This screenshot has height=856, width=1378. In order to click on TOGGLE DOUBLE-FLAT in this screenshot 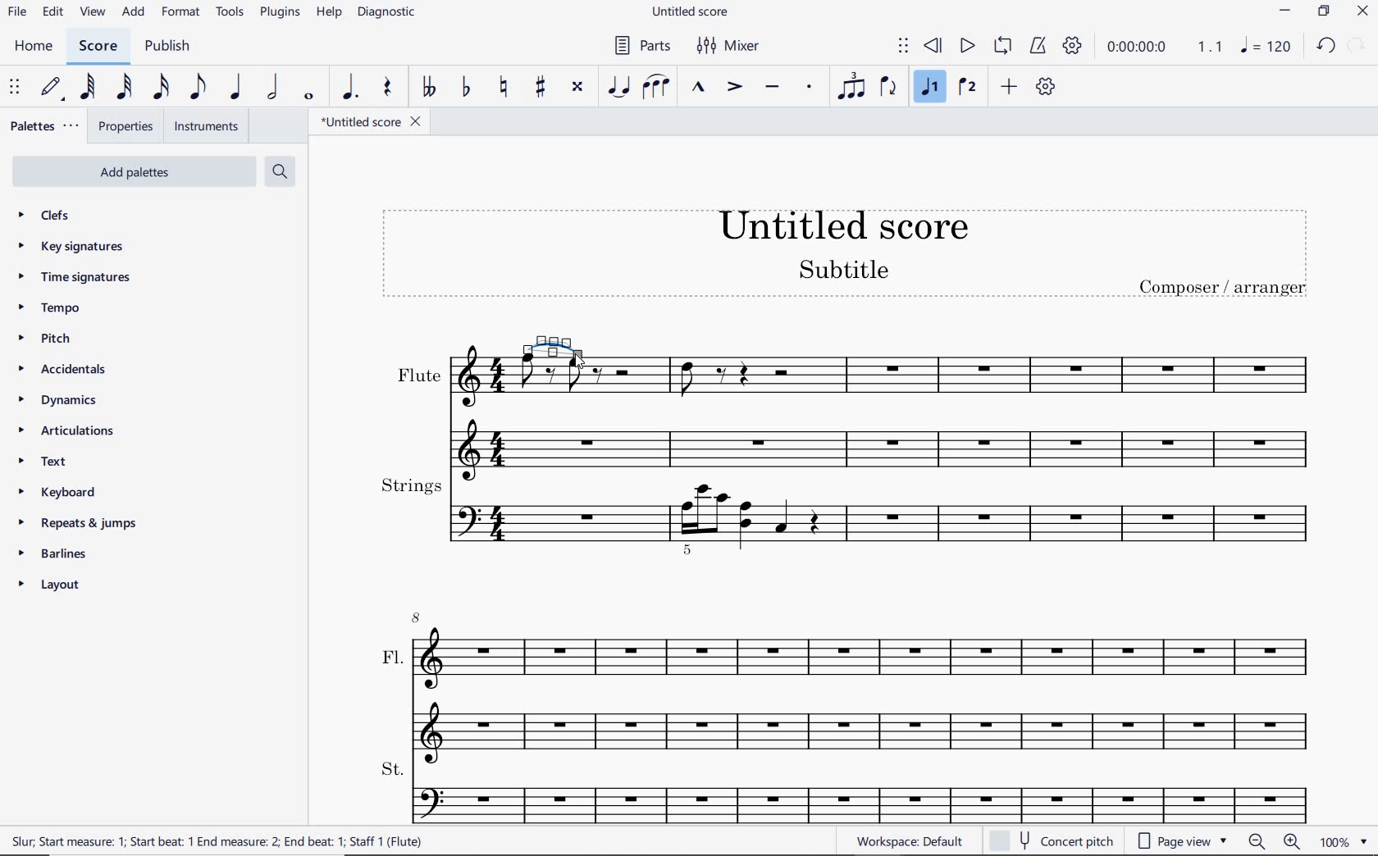, I will do `click(427, 87)`.